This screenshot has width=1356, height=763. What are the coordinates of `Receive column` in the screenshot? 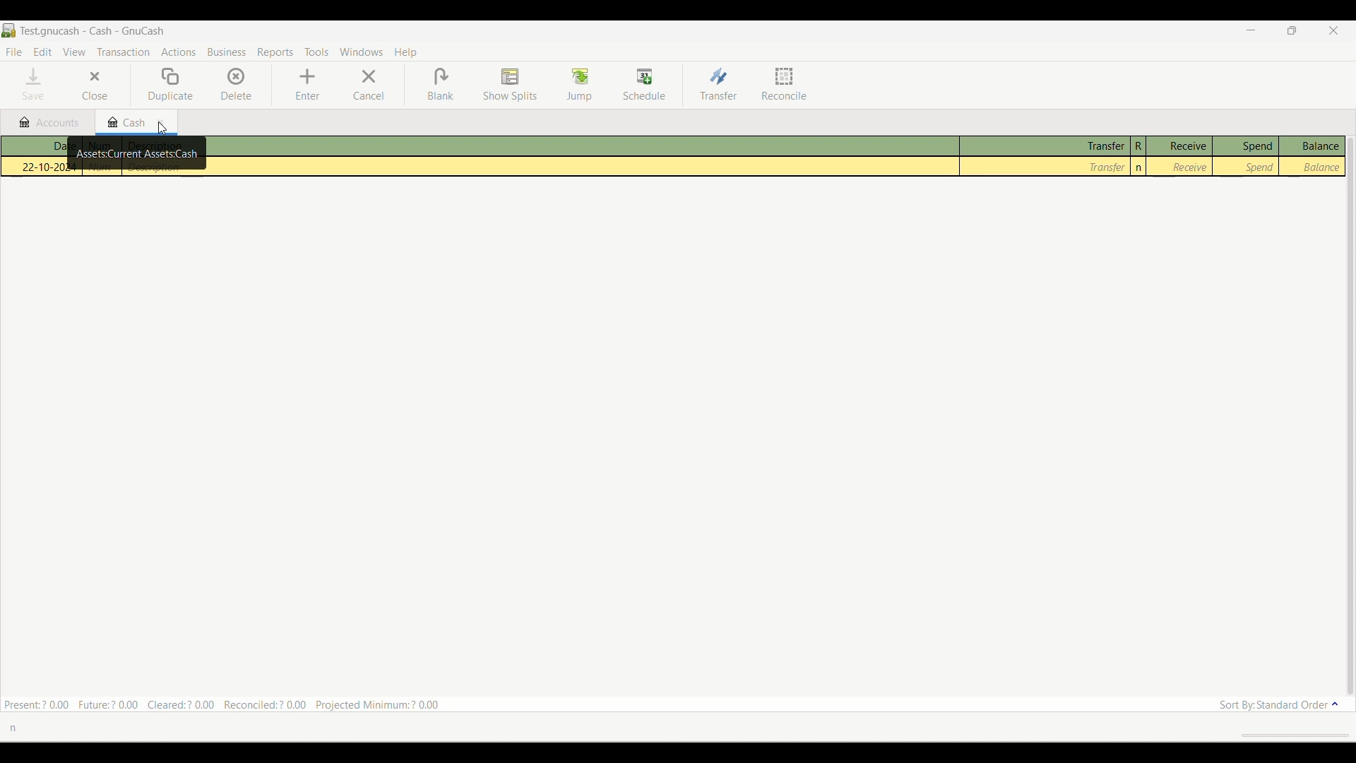 It's located at (1179, 146).